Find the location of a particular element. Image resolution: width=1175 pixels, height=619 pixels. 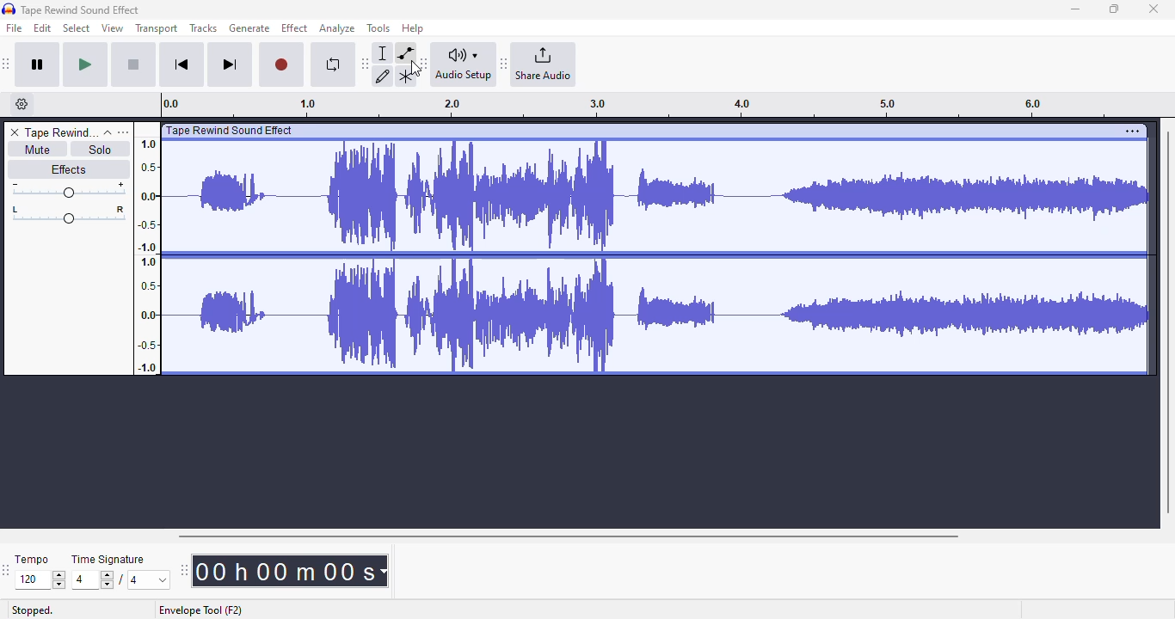

edit is located at coordinates (43, 28).